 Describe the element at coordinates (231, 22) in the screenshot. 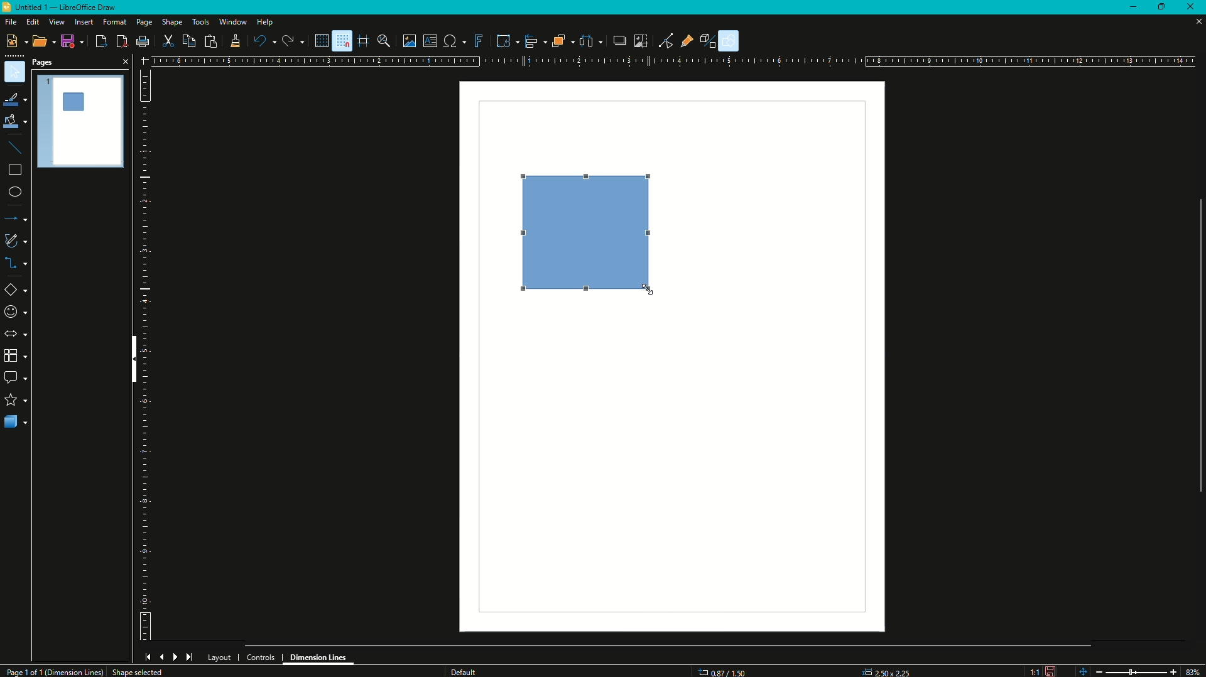

I see `Window` at that location.